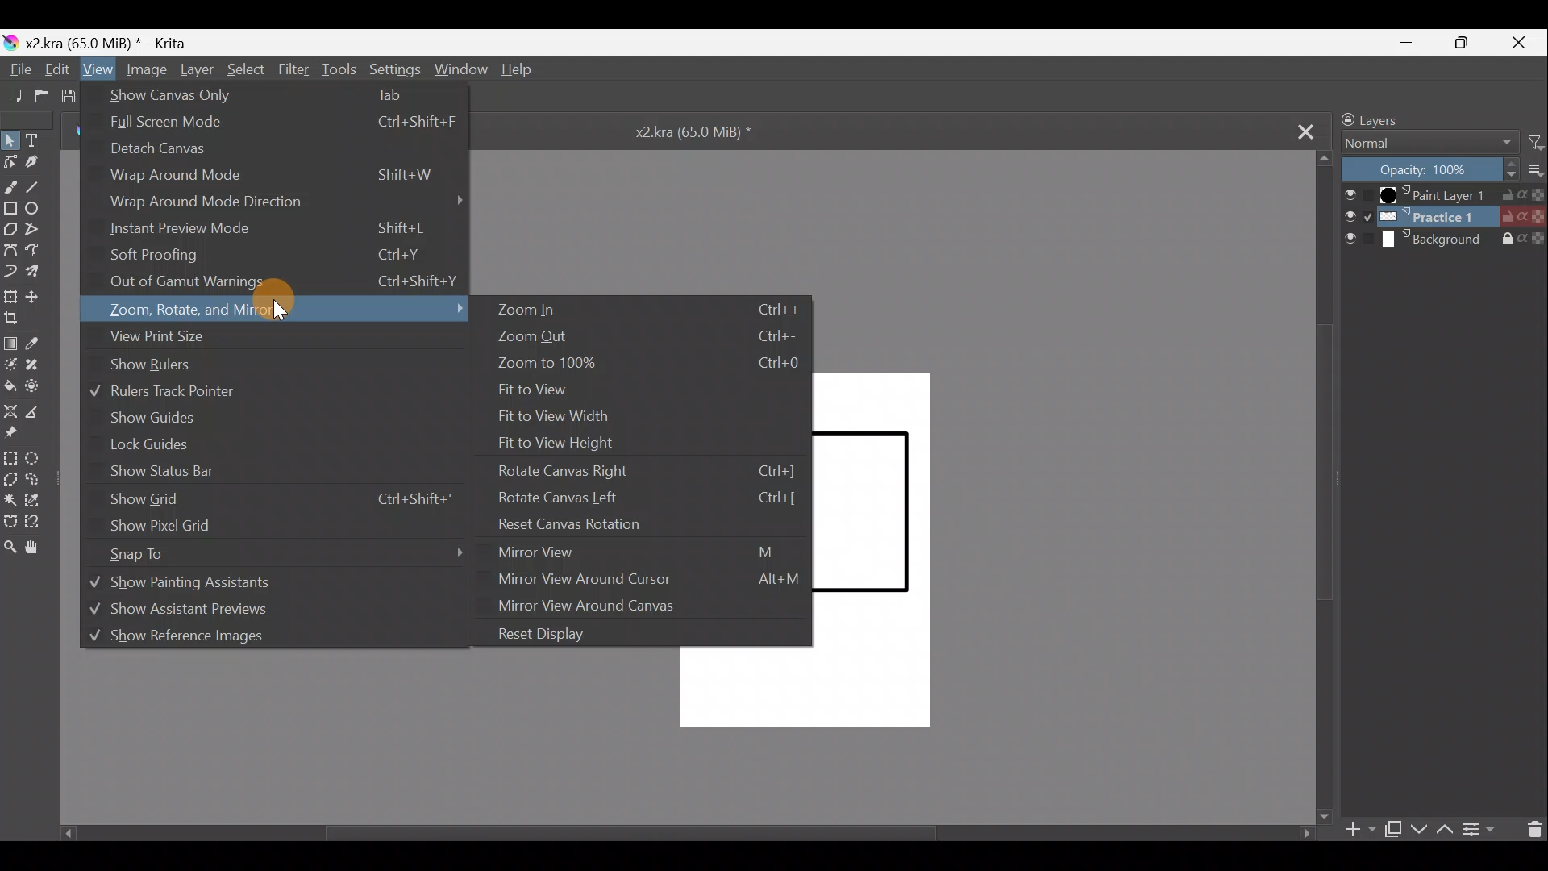 This screenshot has height=871, width=1548. Describe the element at coordinates (1447, 829) in the screenshot. I see `Move layer/mask up` at that location.